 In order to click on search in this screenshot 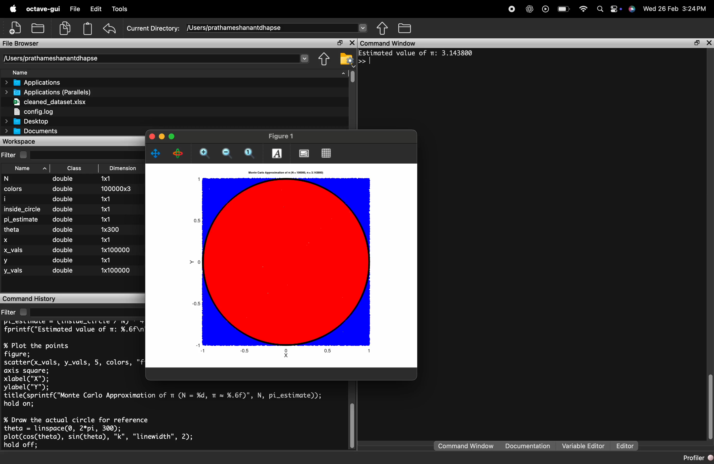, I will do `click(599, 10)`.